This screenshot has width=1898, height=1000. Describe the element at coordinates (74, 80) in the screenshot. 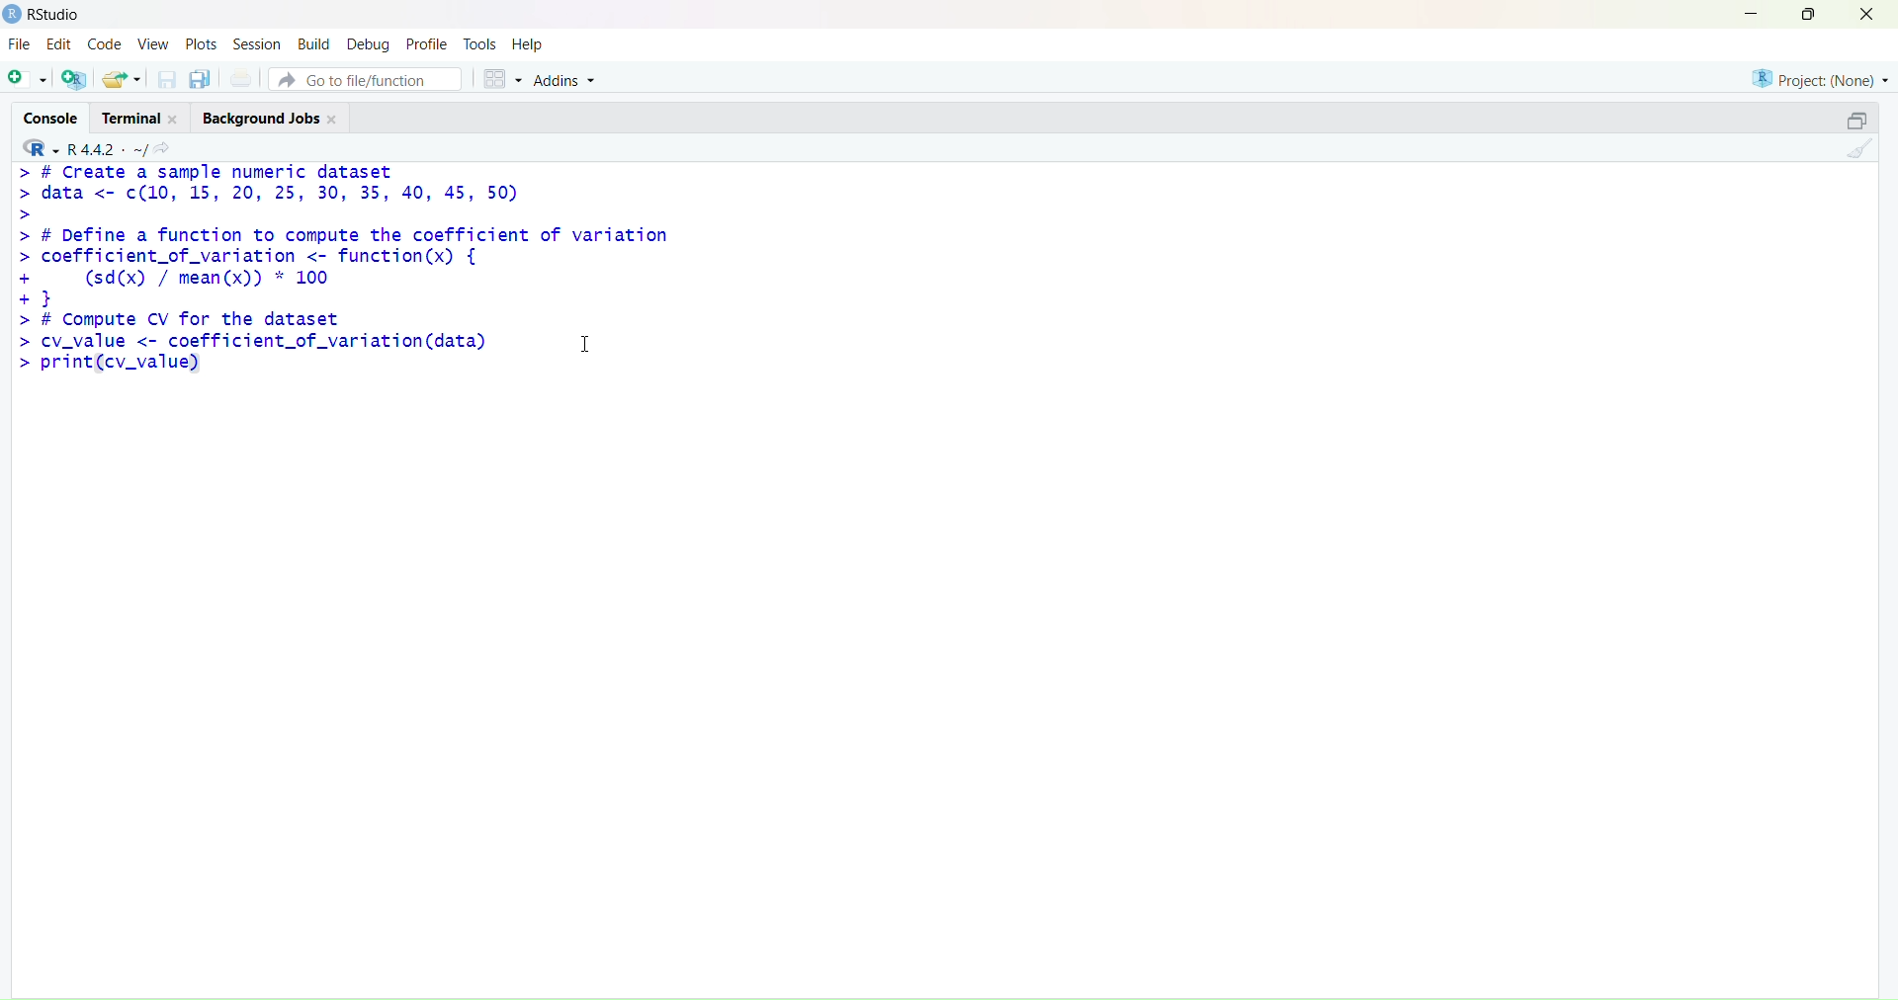

I see `add R file` at that location.